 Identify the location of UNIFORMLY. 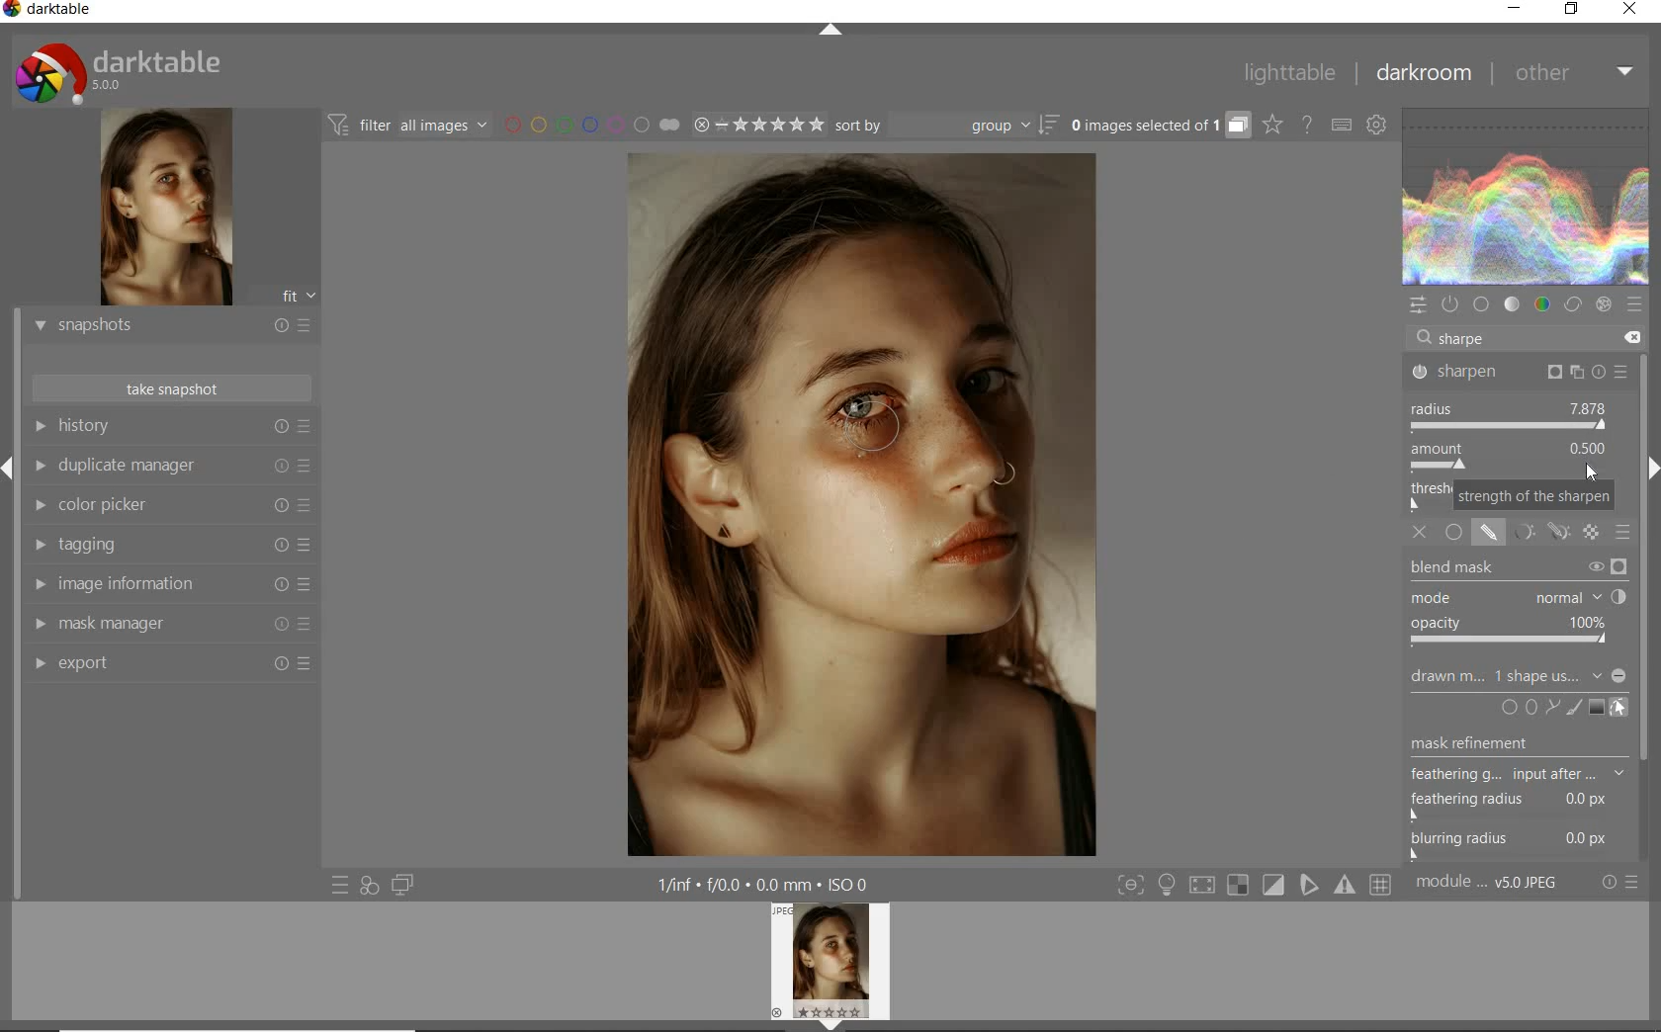
(1455, 538).